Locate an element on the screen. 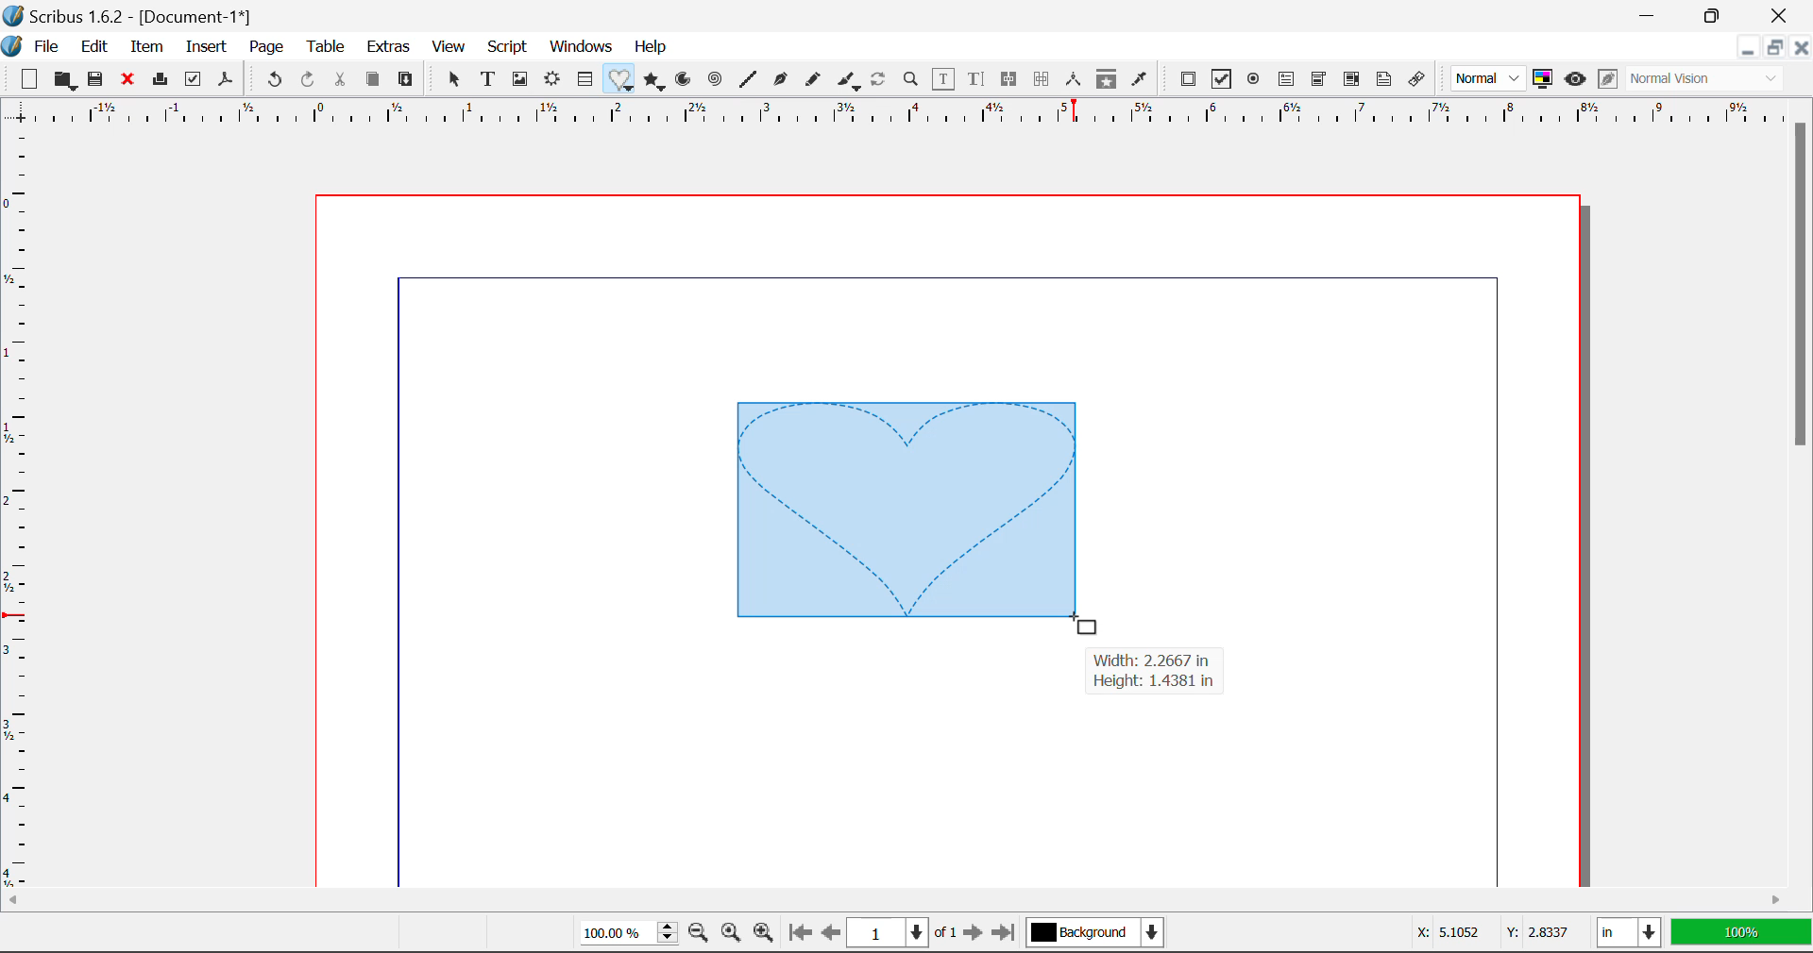  File is located at coordinates (47, 47).